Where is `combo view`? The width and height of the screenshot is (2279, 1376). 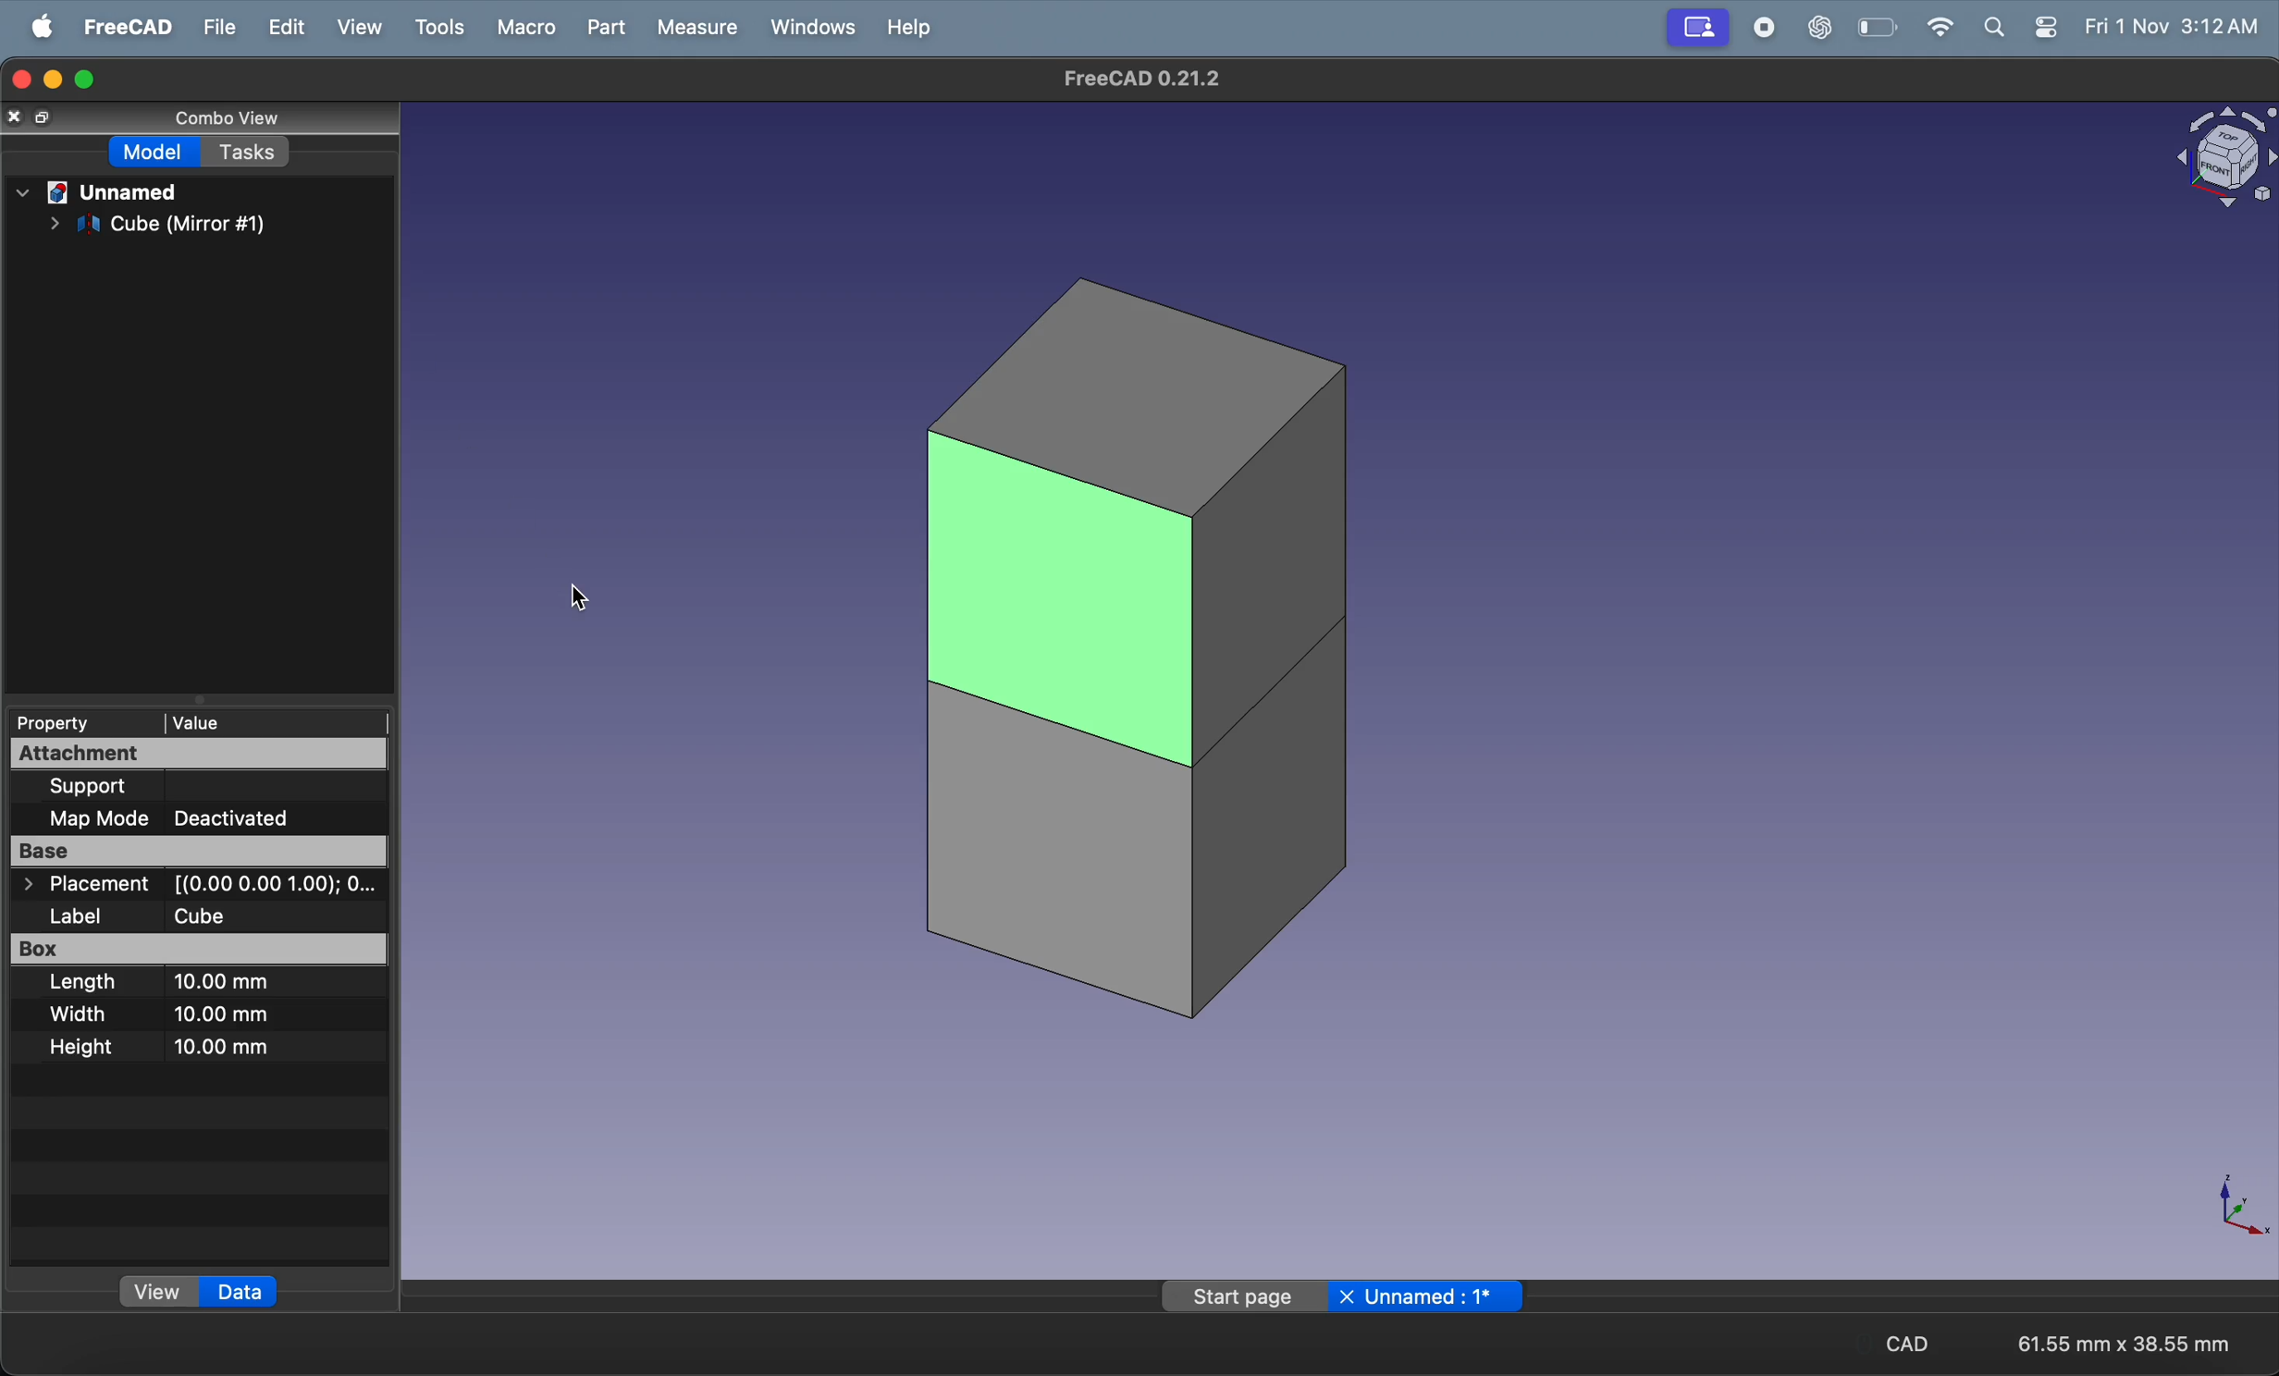 combo view is located at coordinates (228, 120).